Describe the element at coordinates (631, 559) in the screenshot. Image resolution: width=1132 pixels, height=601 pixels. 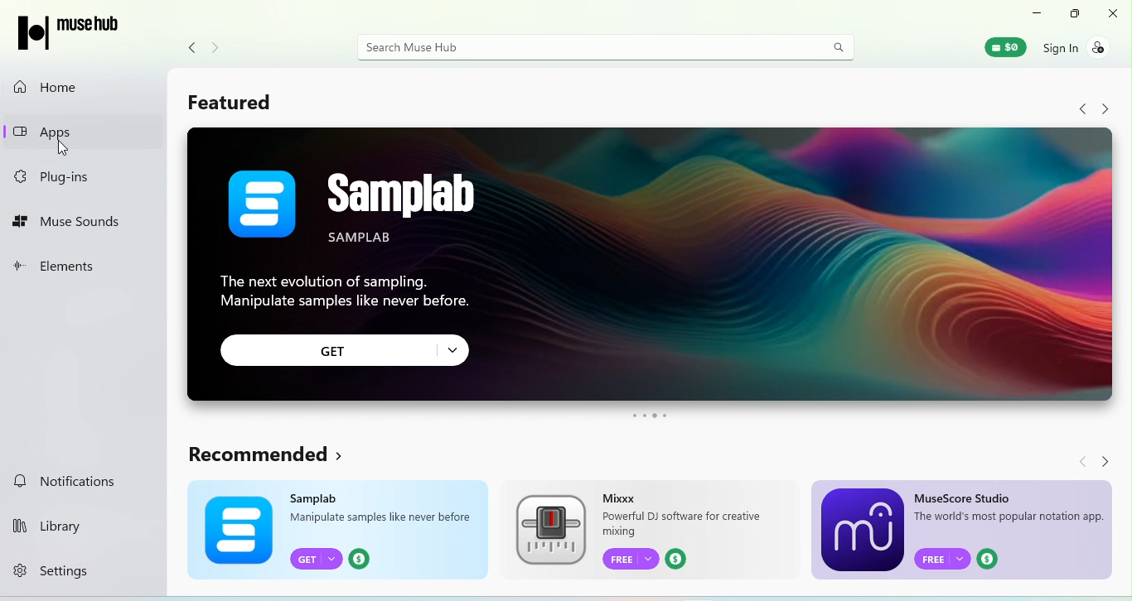
I see `FREE` at that location.